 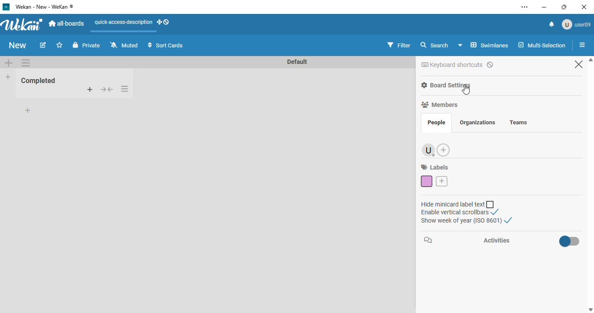 I want to click on minimize, so click(x=545, y=7).